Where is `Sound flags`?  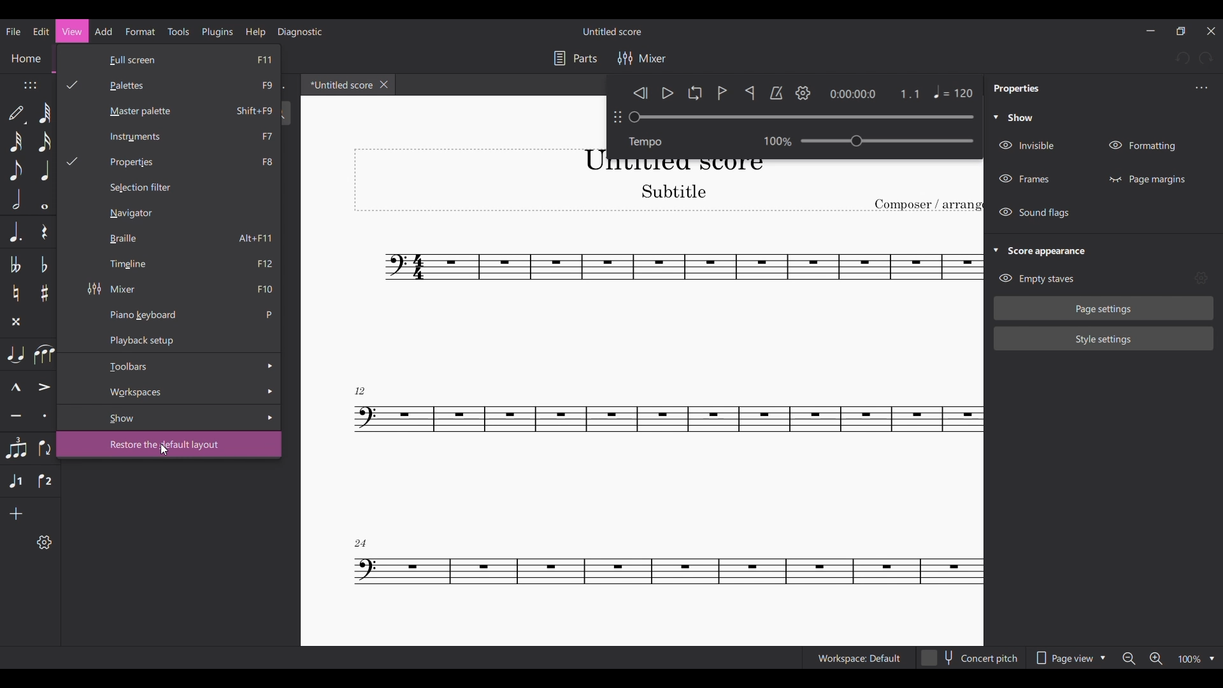
Sound flags is located at coordinates (1036, 213).